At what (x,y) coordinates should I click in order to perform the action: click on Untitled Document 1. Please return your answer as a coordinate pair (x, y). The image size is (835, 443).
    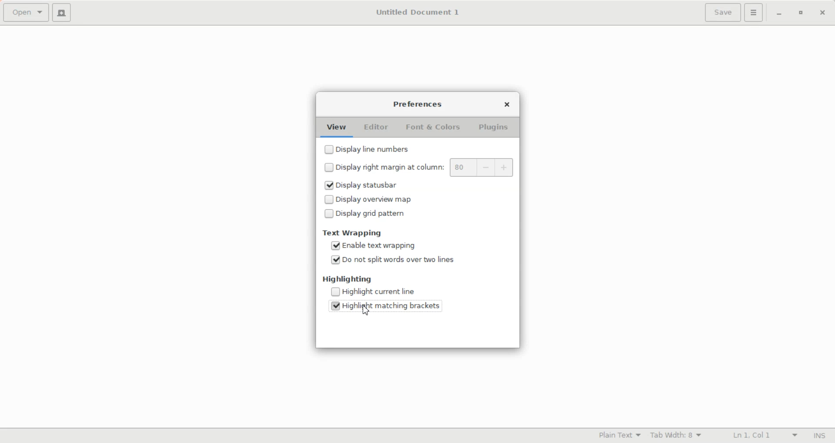
    Looking at the image, I should click on (417, 12).